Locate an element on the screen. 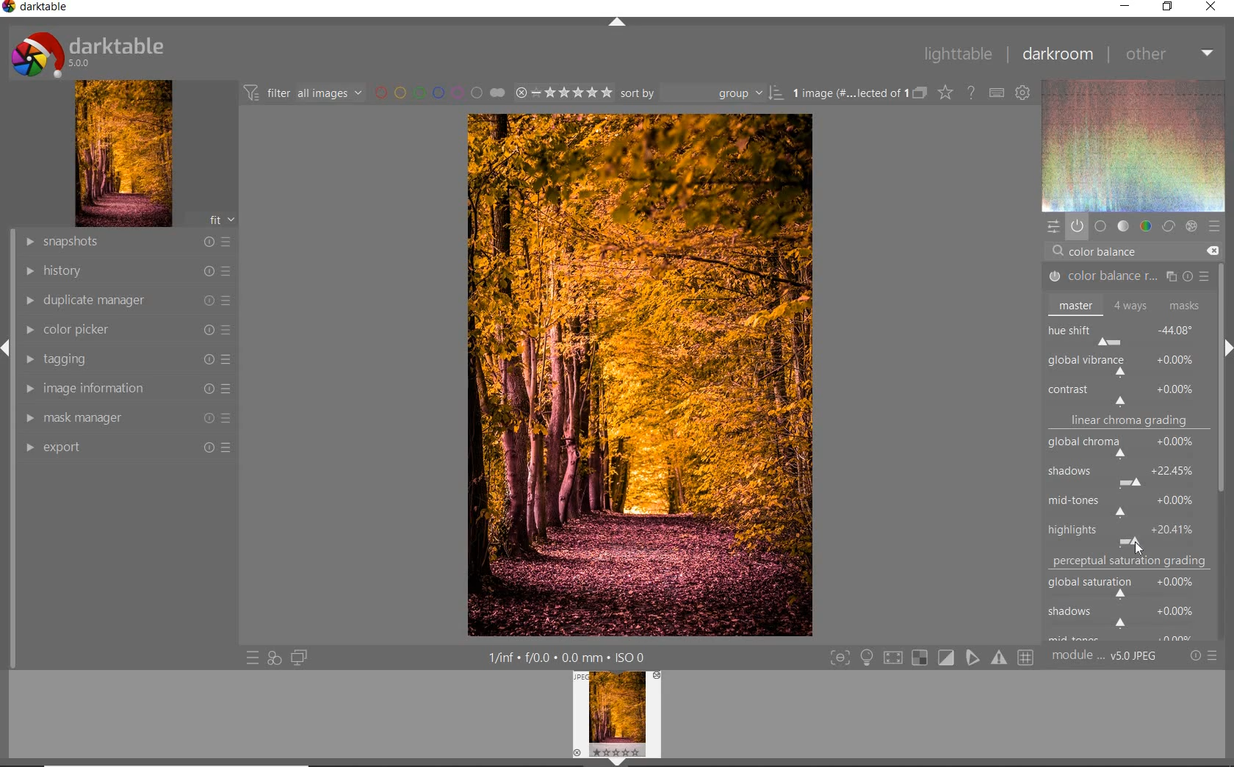 This screenshot has height=767, width=1234. minimize is located at coordinates (1126, 5).